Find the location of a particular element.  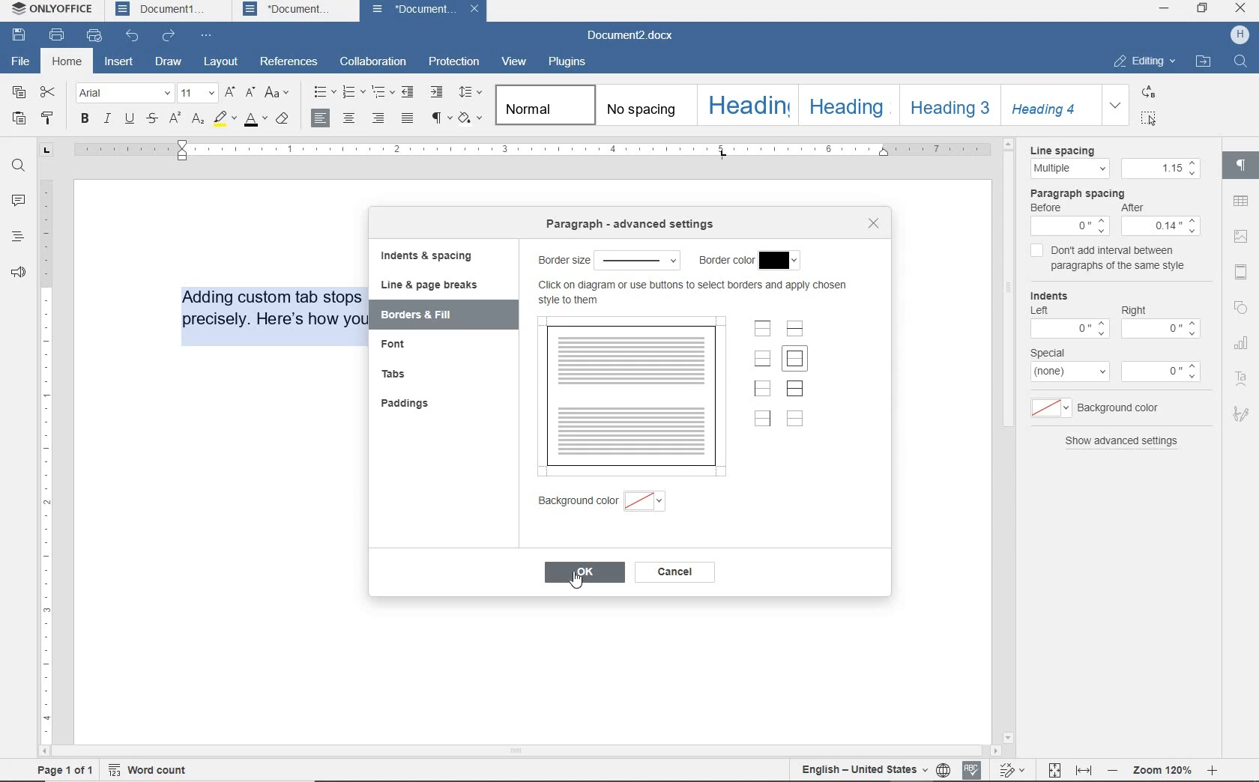

background is located at coordinates (576, 500).